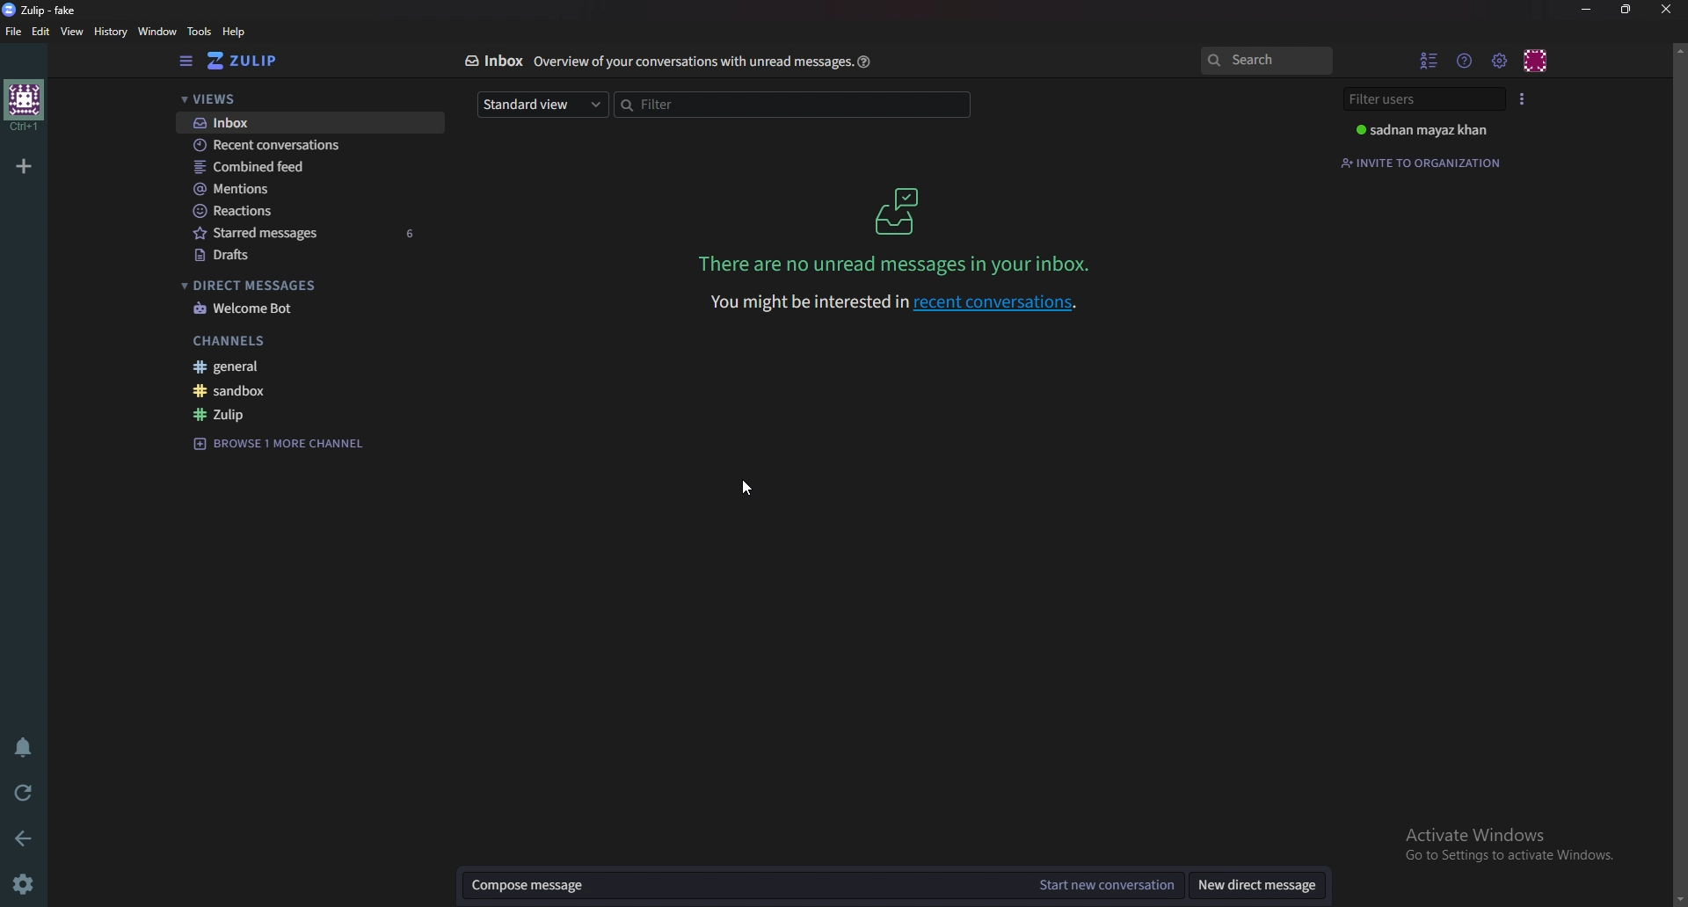 Image resolution: width=1688 pixels, height=907 pixels. I want to click on Hide user list, so click(1430, 59).